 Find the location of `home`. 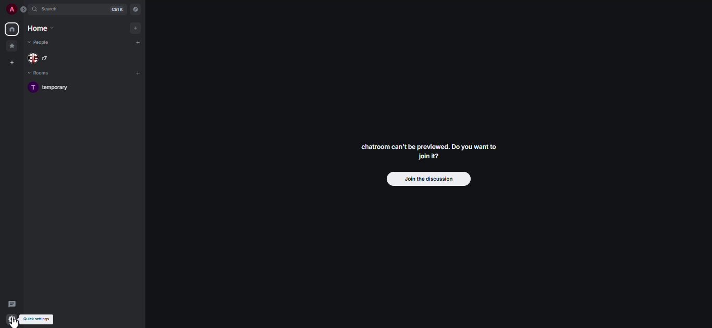

home is located at coordinates (38, 30).